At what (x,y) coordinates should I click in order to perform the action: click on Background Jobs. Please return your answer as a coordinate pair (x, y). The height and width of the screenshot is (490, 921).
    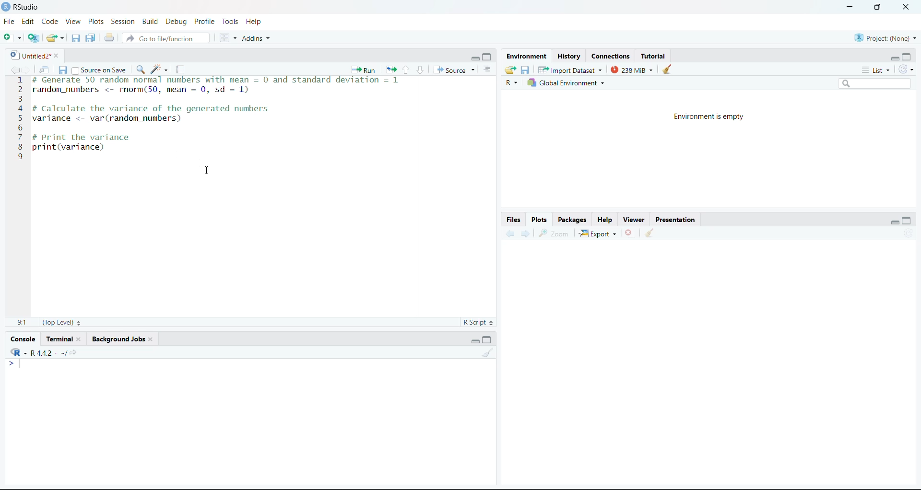
    Looking at the image, I should click on (117, 339).